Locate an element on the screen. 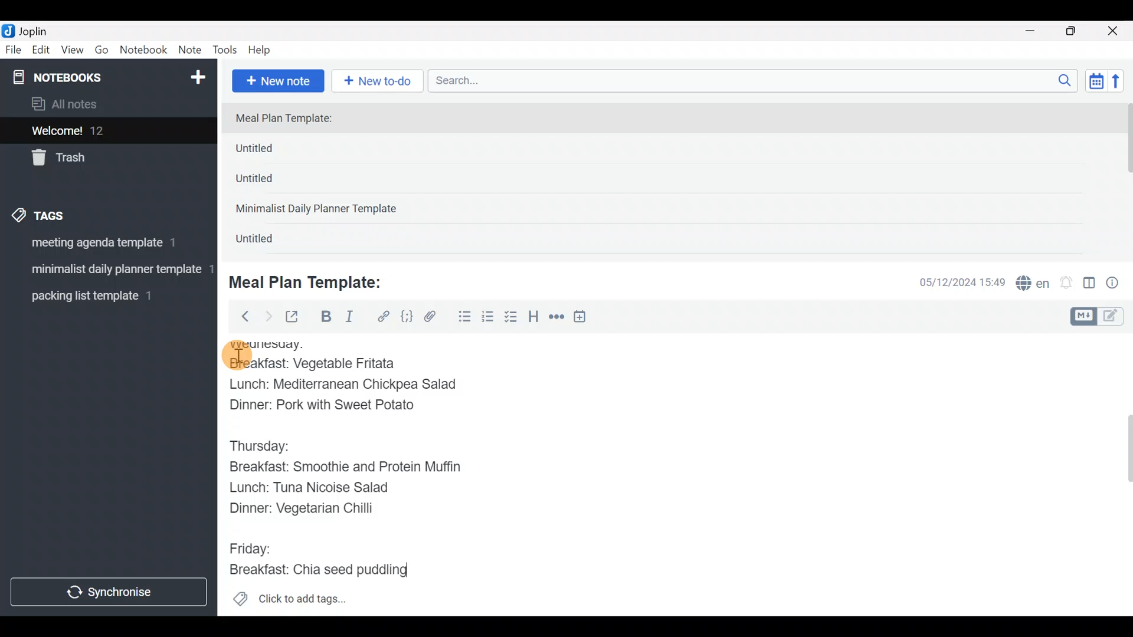 The height and width of the screenshot is (637, 1133). New is located at coordinates (197, 75).